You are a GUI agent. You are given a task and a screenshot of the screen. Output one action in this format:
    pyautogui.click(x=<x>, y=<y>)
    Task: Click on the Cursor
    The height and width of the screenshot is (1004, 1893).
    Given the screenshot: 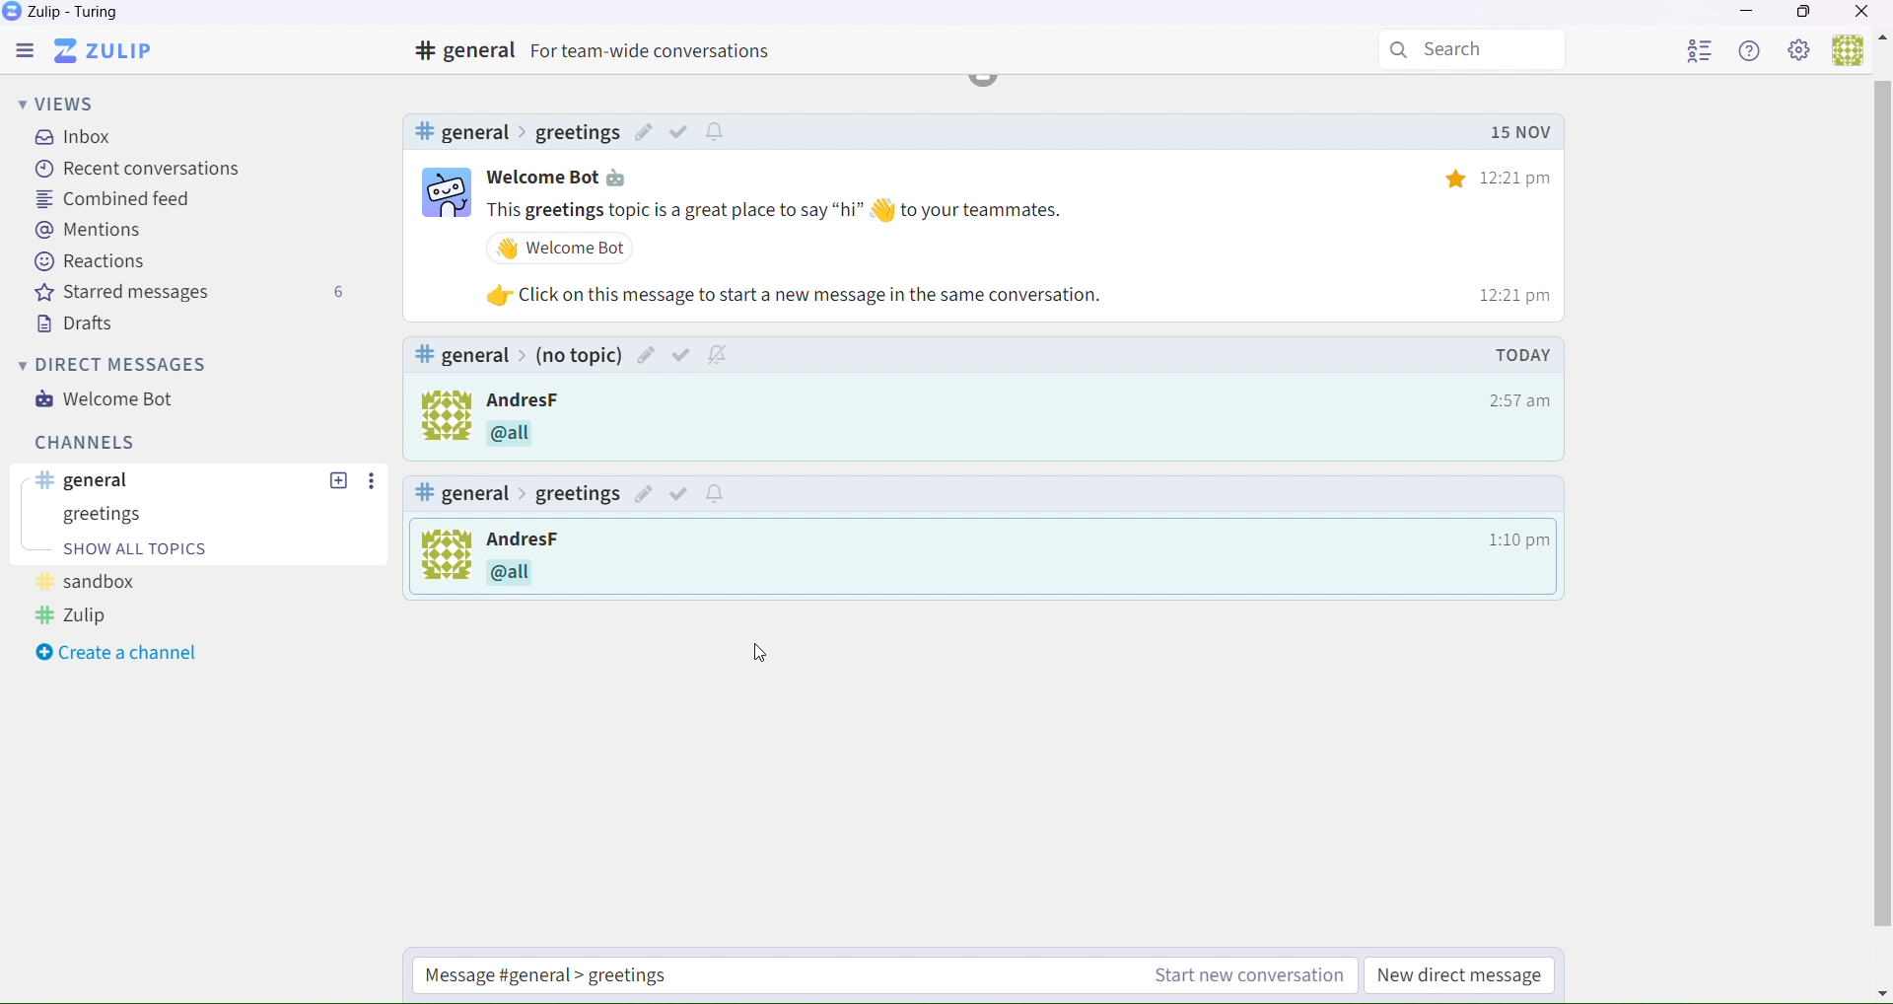 What is the action you would take?
    pyautogui.click(x=764, y=656)
    